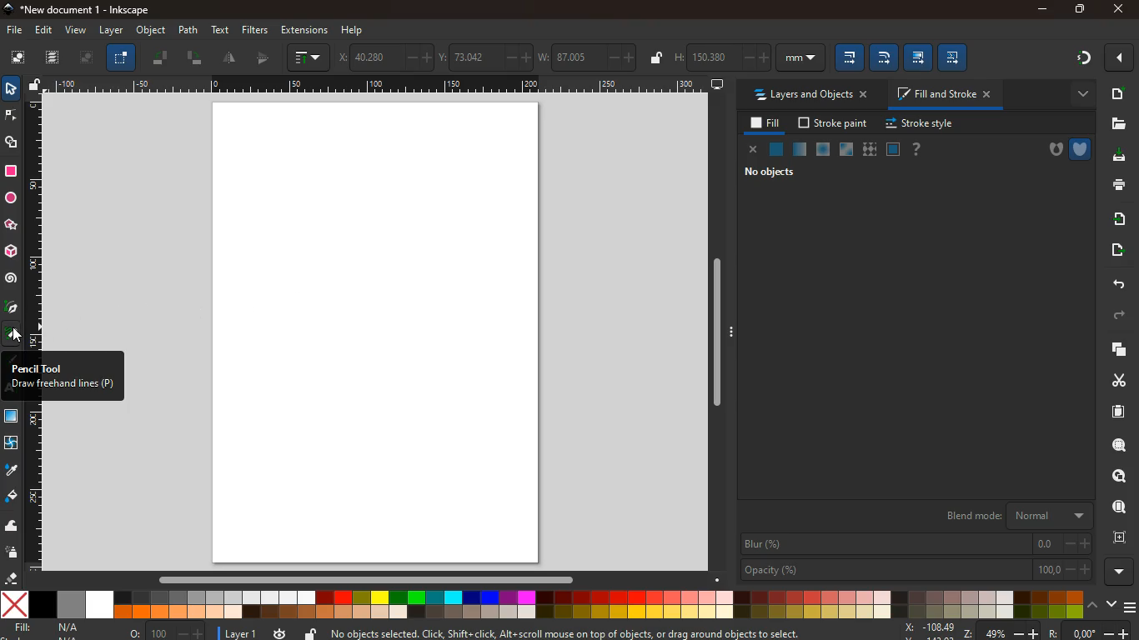  What do you see at coordinates (884, 57) in the screenshot?
I see `edit` at bounding box center [884, 57].